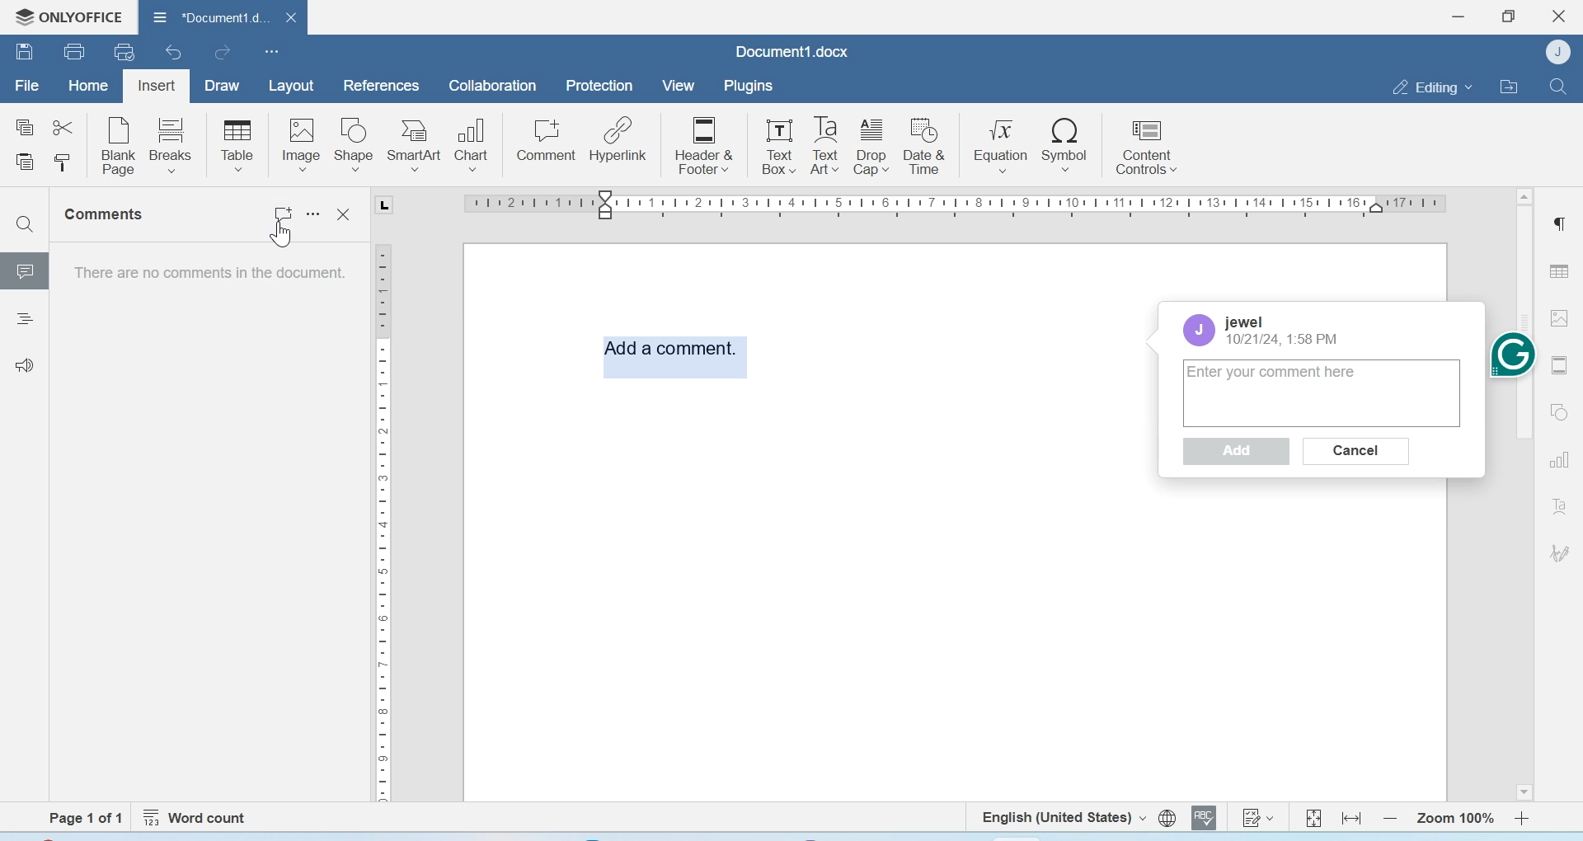  I want to click on breaks, so click(171, 143).